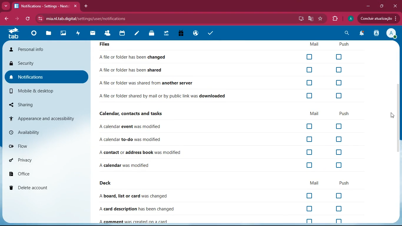  What do you see at coordinates (309, 57) in the screenshot?
I see `Checkbox` at bounding box center [309, 57].